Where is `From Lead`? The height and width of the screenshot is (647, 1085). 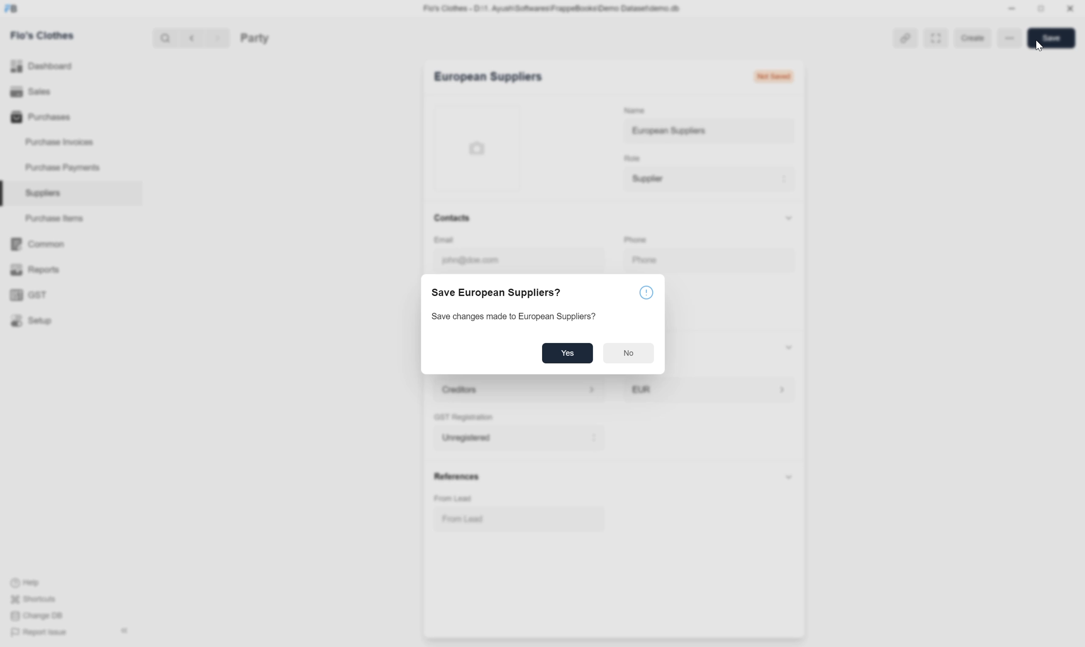 From Lead is located at coordinates (468, 518).